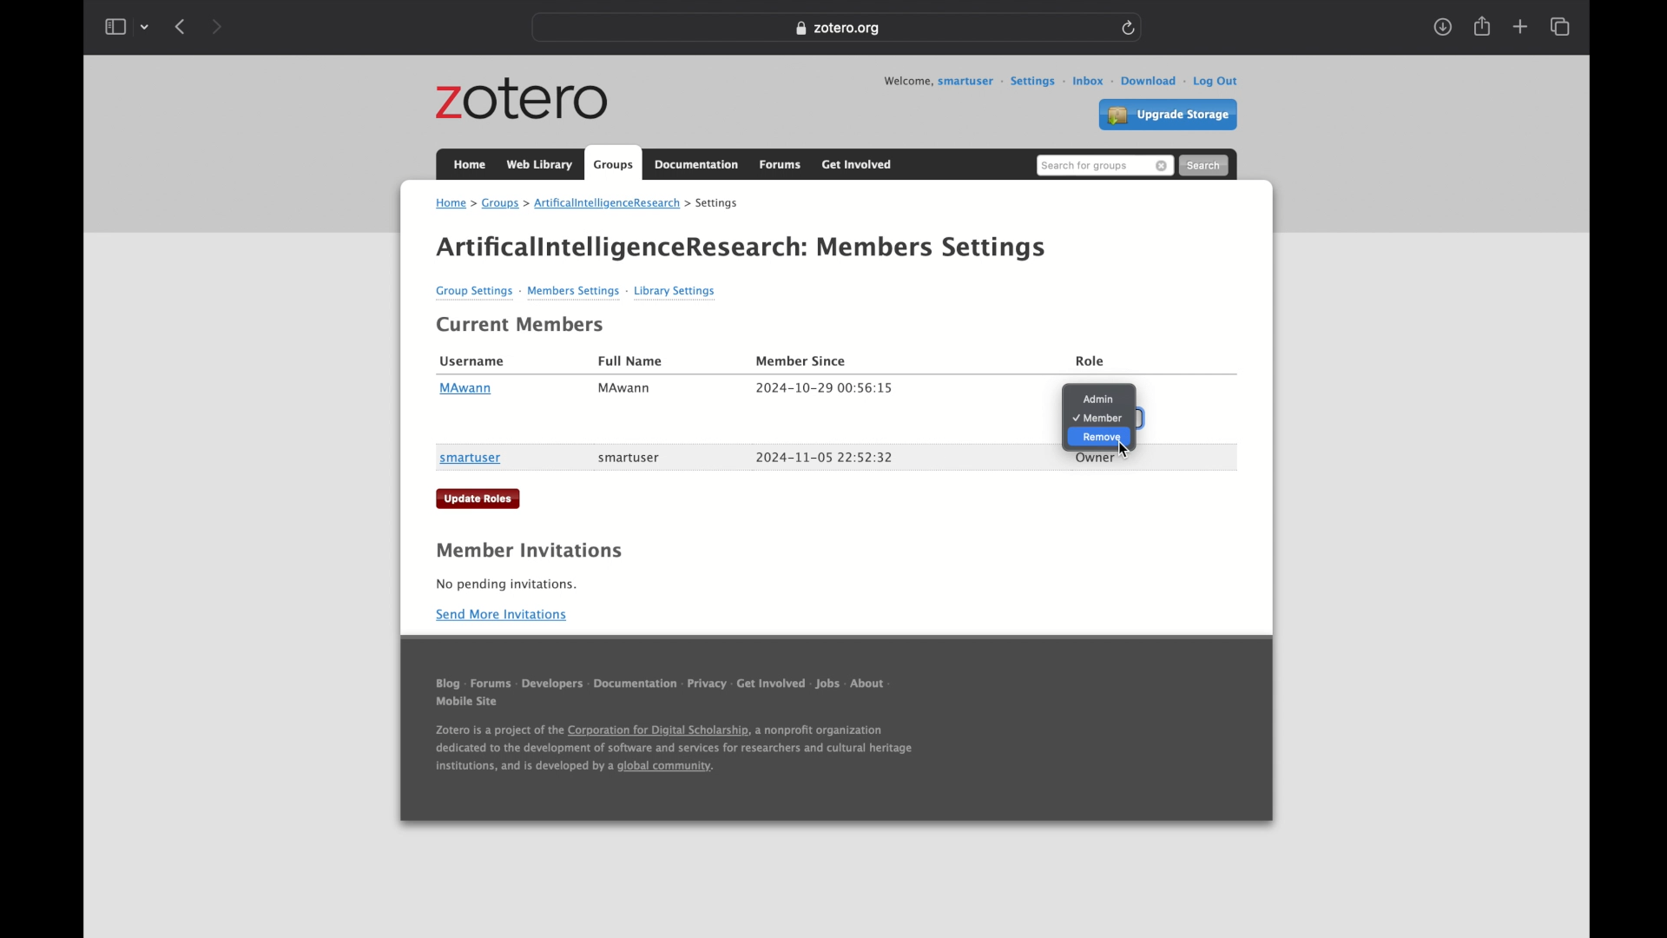 This screenshot has width=1667, height=938. Describe the element at coordinates (1142, 81) in the screenshot. I see `download ` at that location.